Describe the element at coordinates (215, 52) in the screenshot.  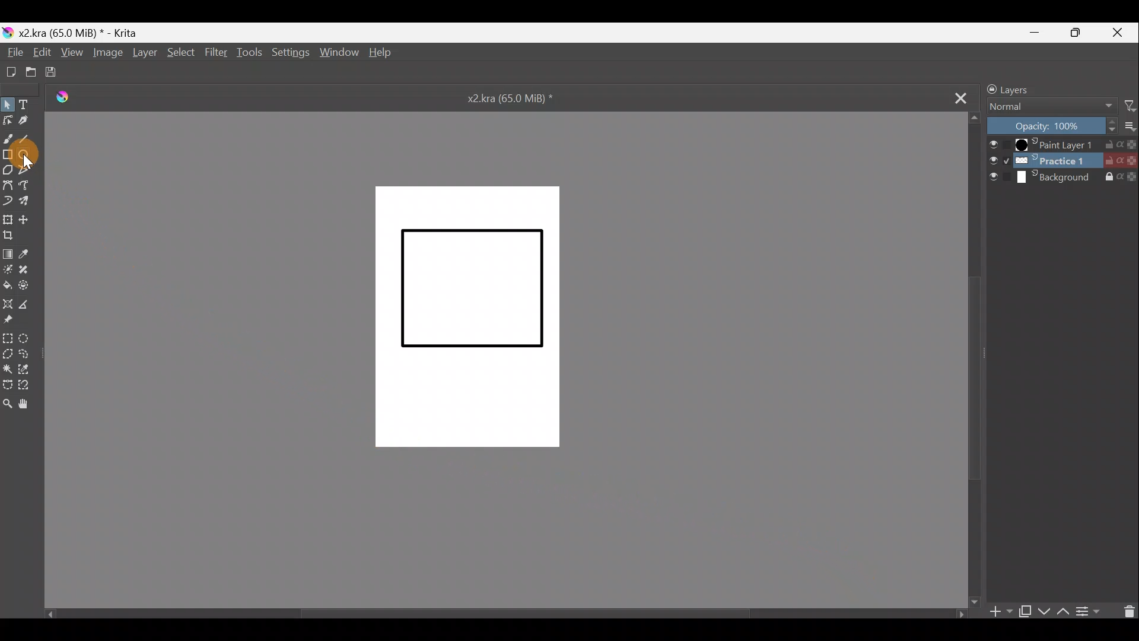
I see `Filter` at that location.